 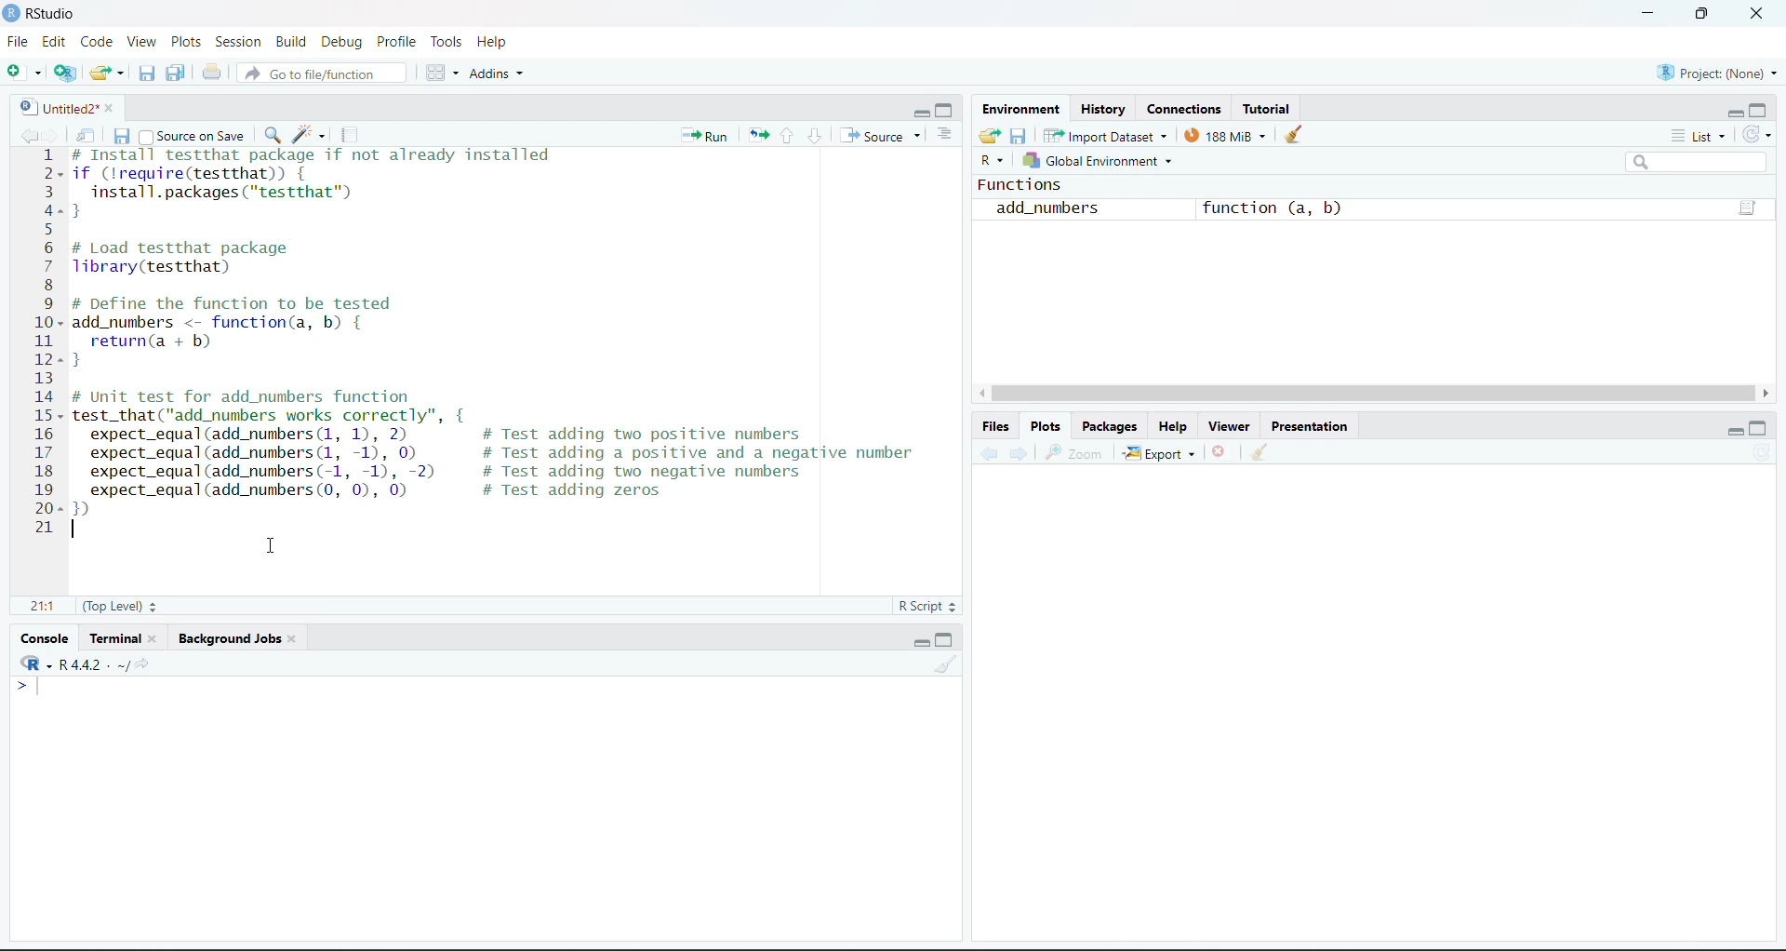 What do you see at coordinates (1760, 110) in the screenshot?
I see `maximize` at bounding box center [1760, 110].